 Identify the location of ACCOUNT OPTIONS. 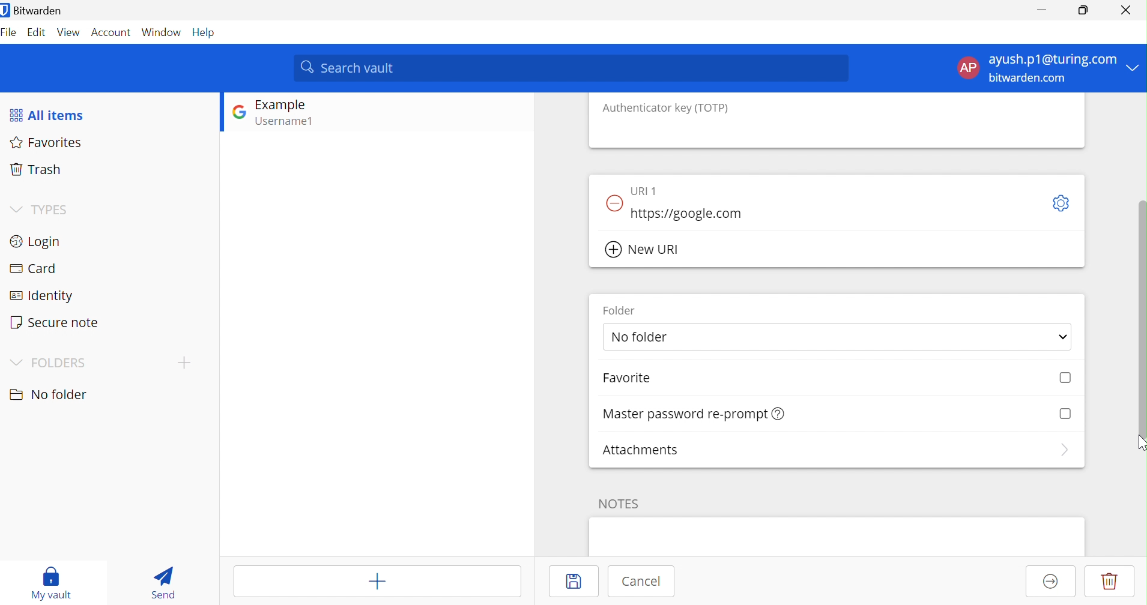
(1038, 68).